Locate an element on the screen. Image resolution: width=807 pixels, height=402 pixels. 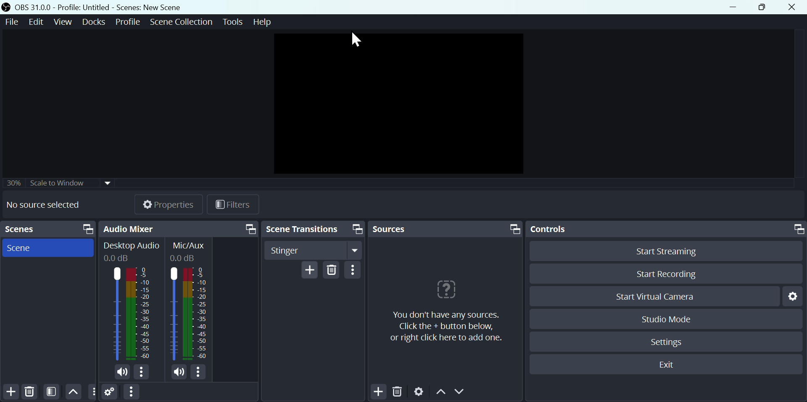
Close is located at coordinates (795, 7).